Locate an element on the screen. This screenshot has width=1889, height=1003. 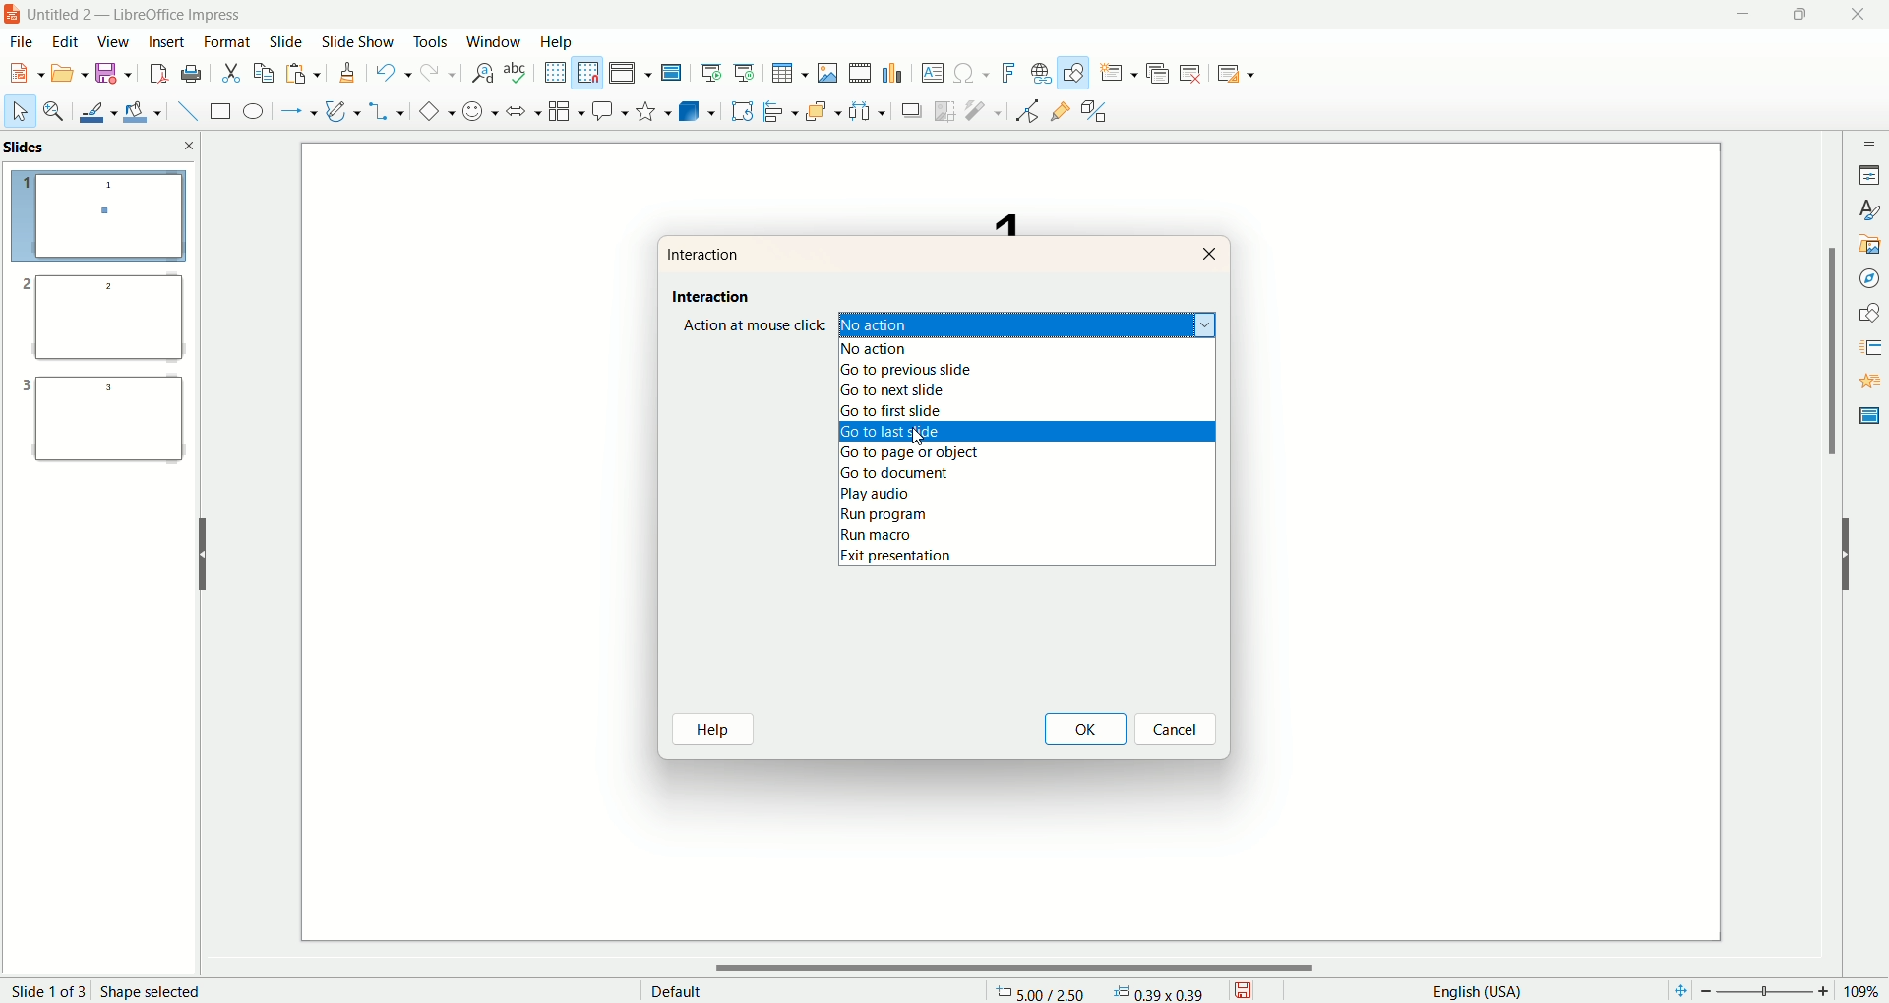
tools is located at coordinates (433, 46).